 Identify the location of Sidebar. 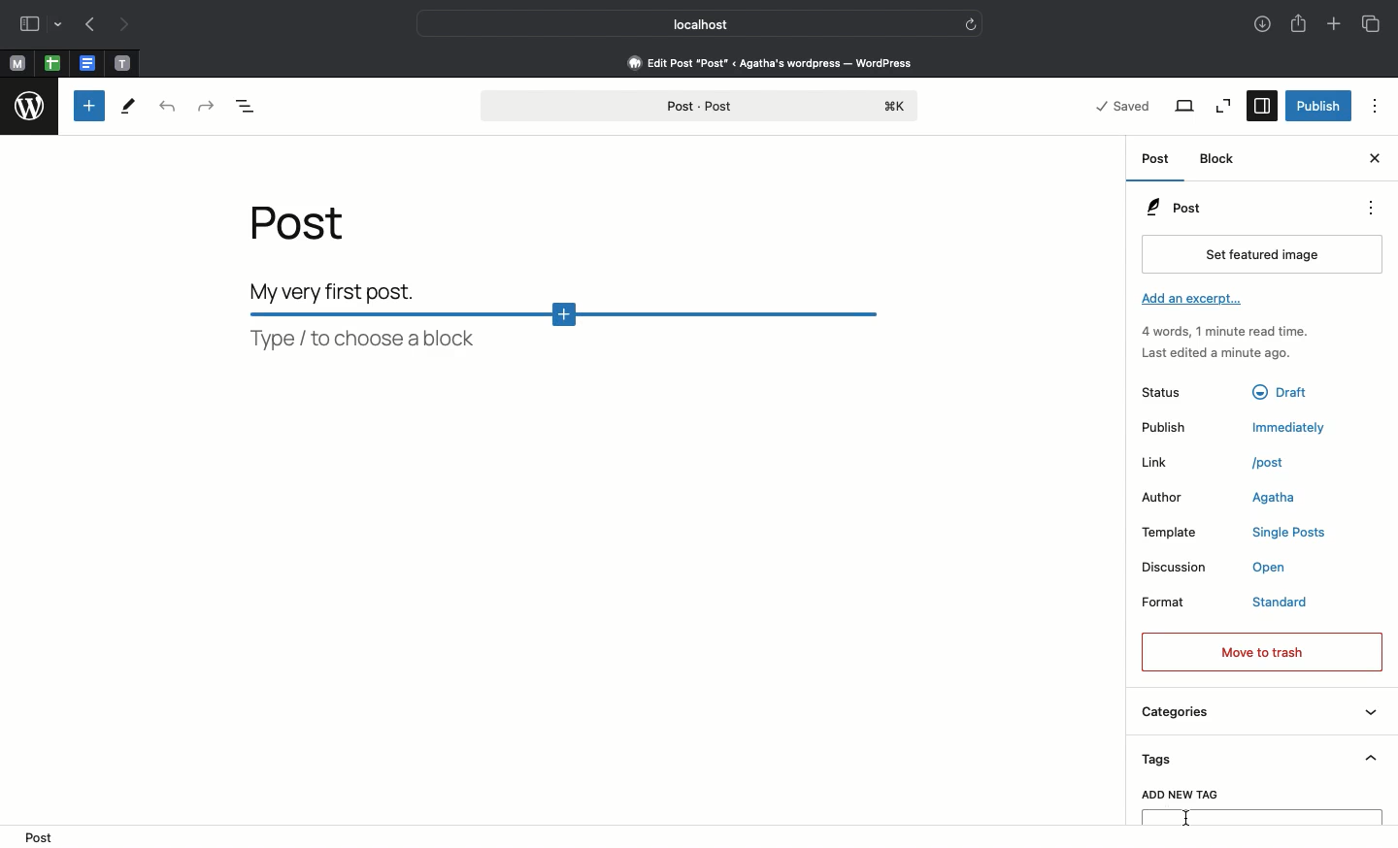
(31, 24).